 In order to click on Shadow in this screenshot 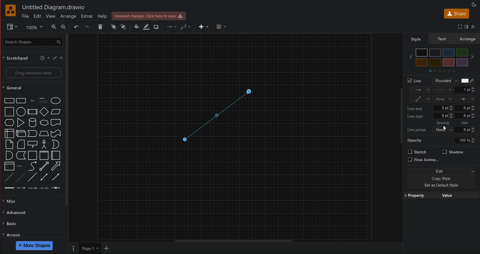, I will do `click(453, 152)`.